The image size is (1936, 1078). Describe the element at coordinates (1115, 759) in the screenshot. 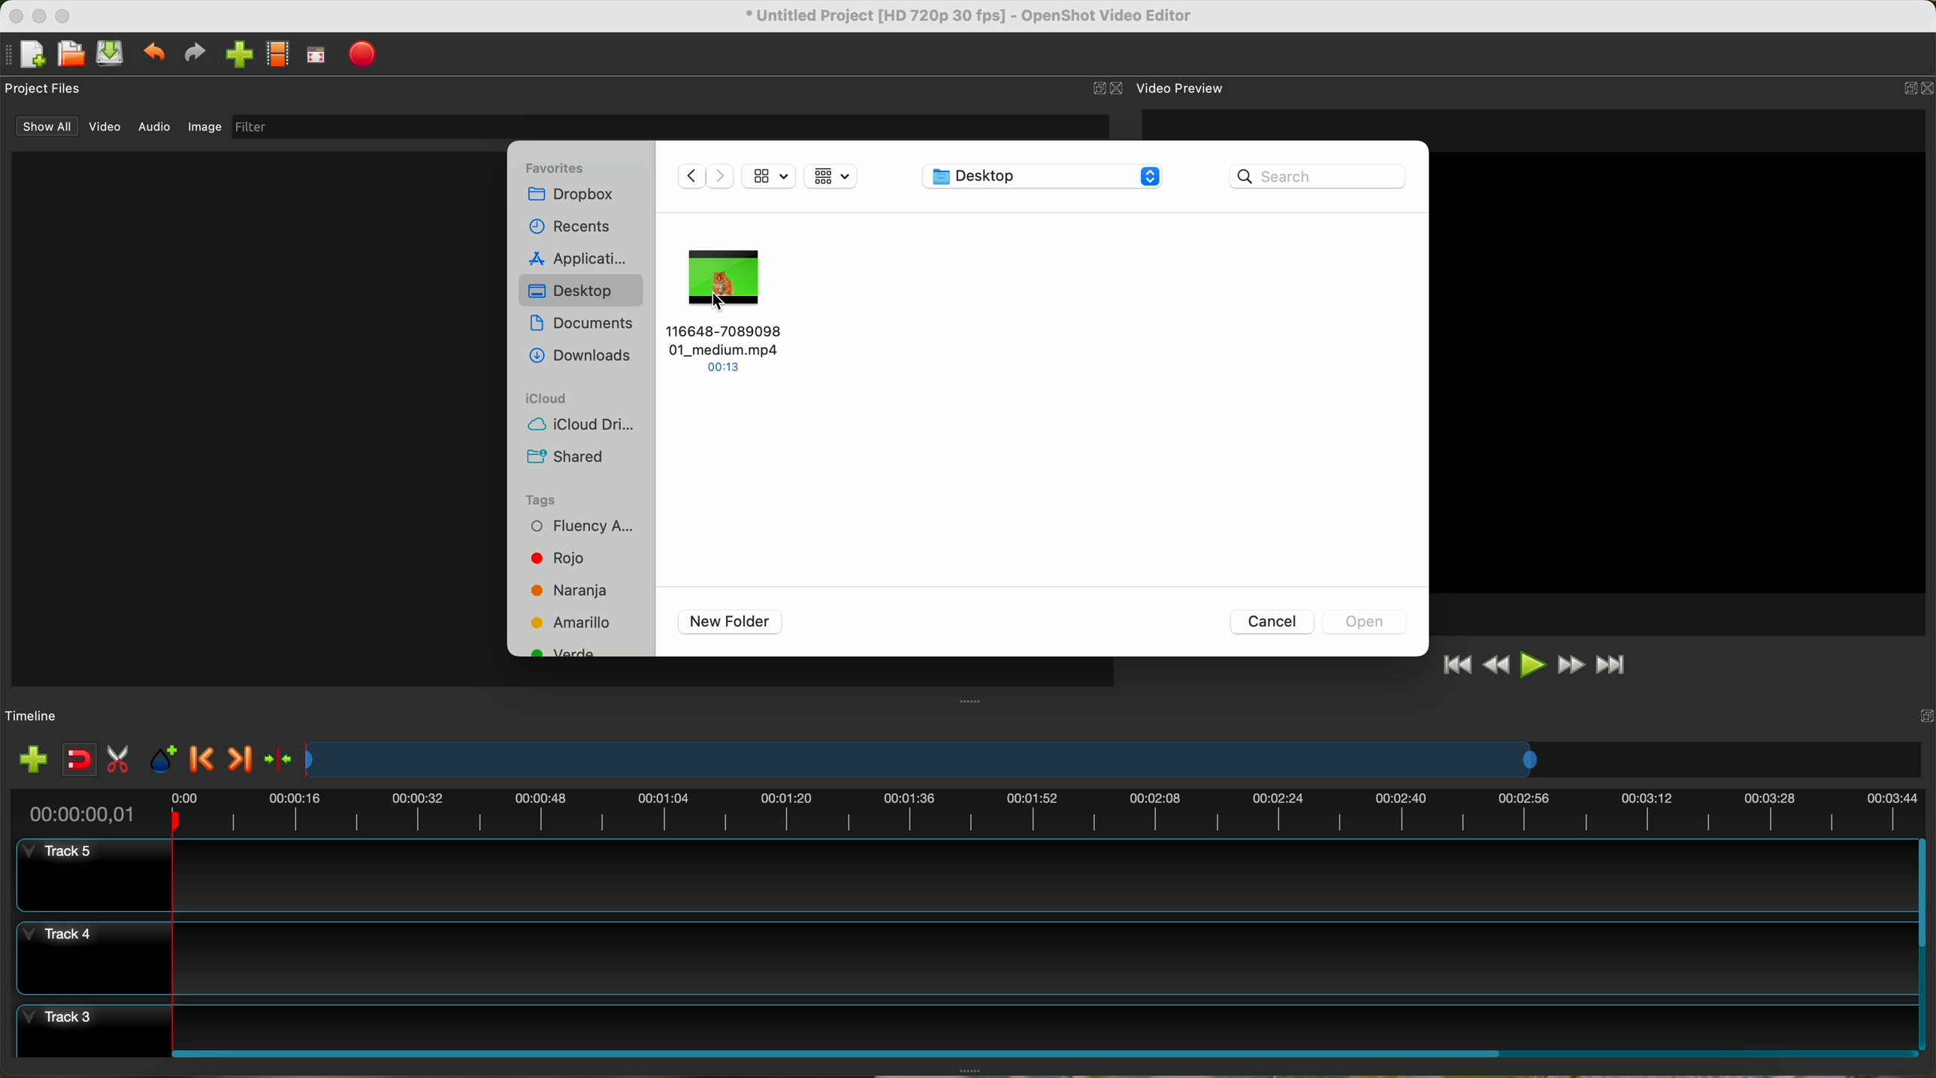

I see `timeline` at that location.